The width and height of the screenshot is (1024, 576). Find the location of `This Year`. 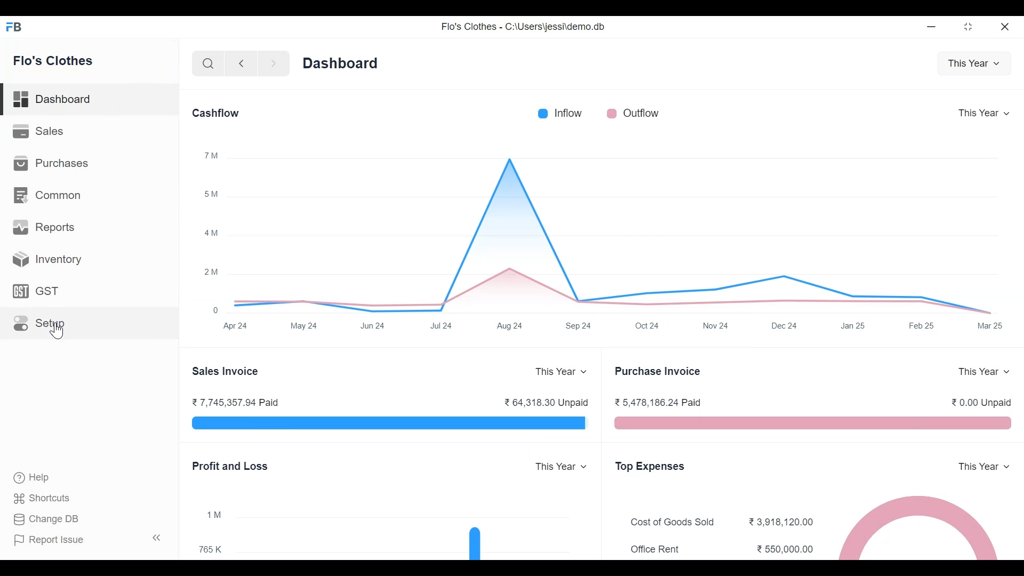

This Year is located at coordinates (556, 462).